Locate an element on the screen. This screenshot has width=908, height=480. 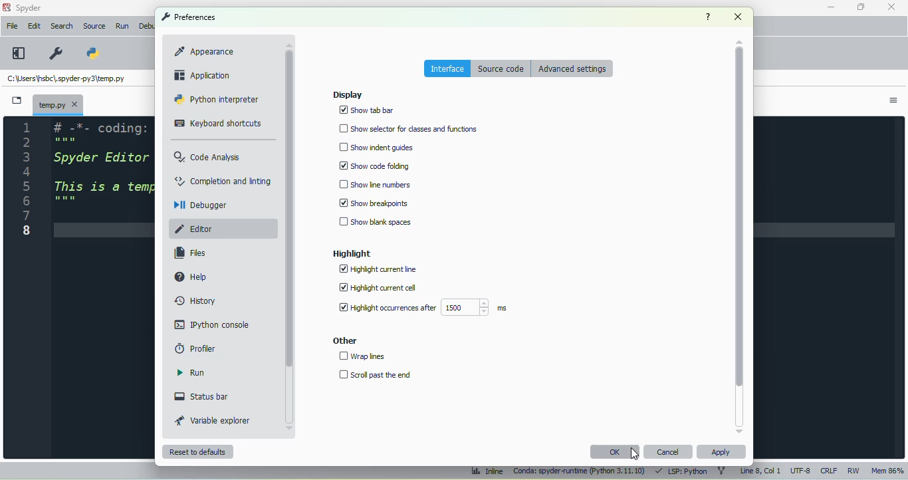
code analysis is located at coordinates (208, 157).